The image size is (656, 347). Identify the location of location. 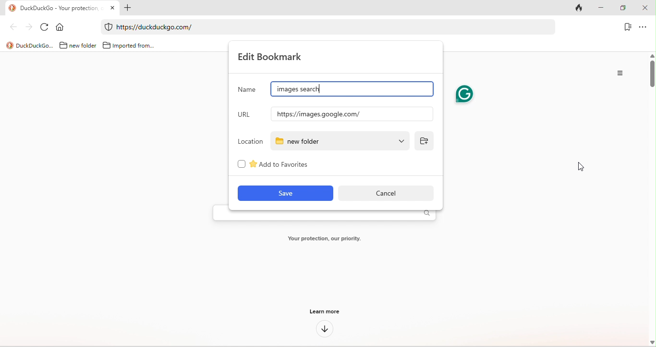
(251, 142).